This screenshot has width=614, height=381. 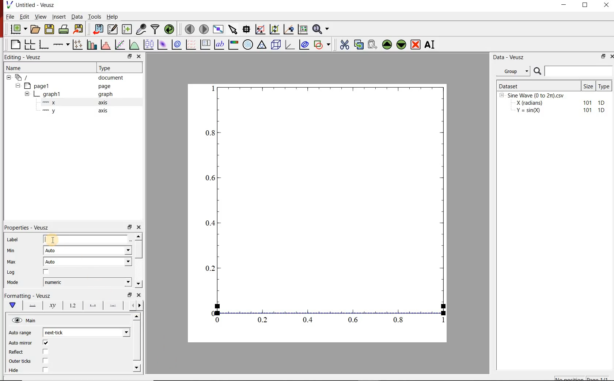 I want to click on axis, so click(x=103, y=102).